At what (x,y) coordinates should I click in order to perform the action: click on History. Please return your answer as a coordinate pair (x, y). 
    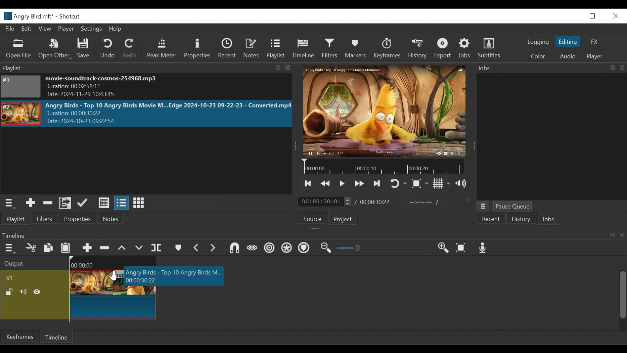
    Looking at the image, I should click on (521, 219).